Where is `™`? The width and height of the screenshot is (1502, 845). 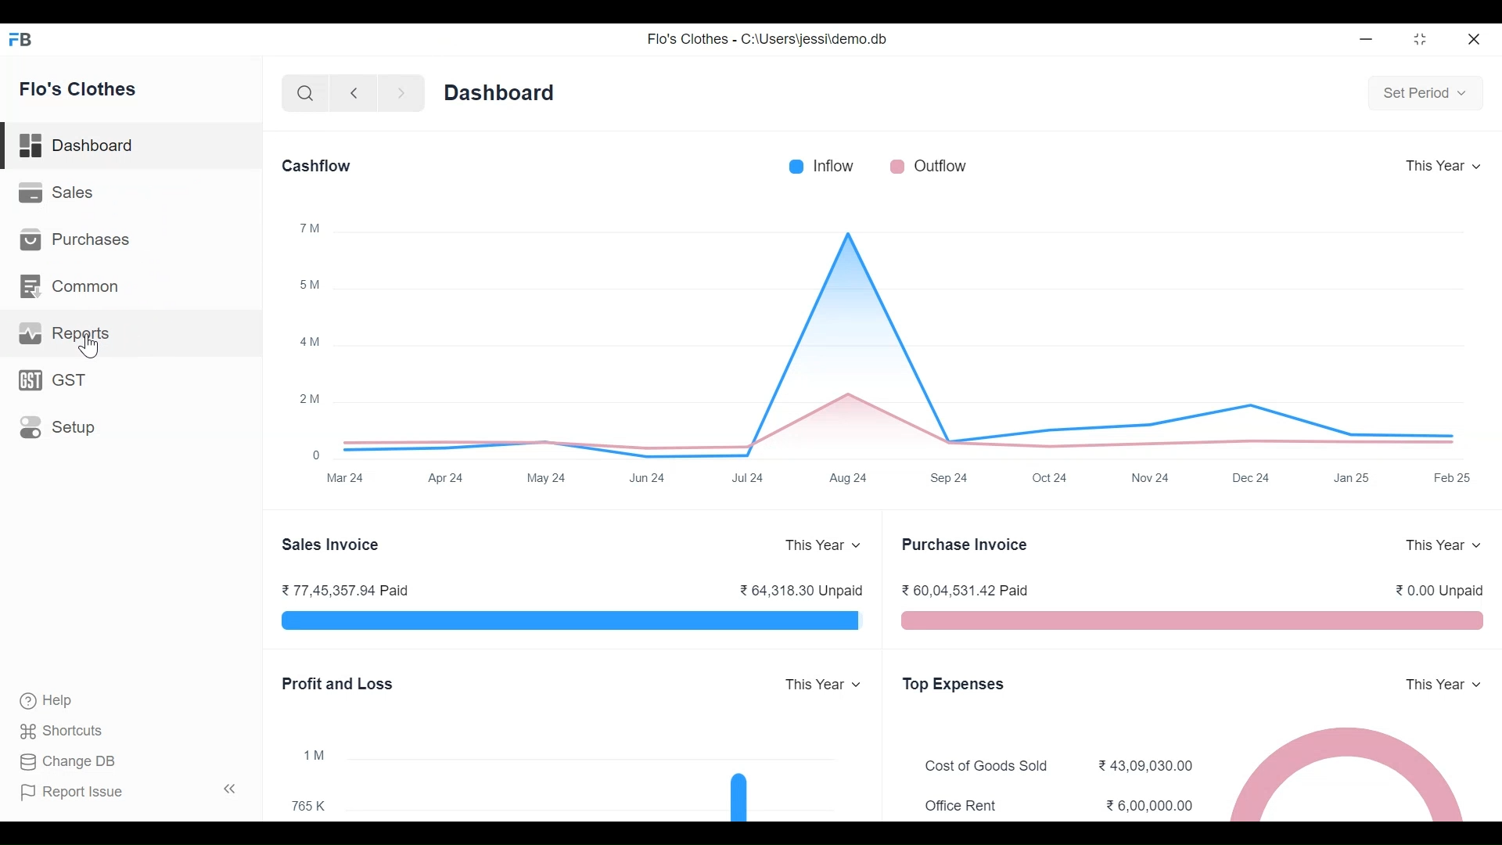
™ is located at coordinates (311, 228).